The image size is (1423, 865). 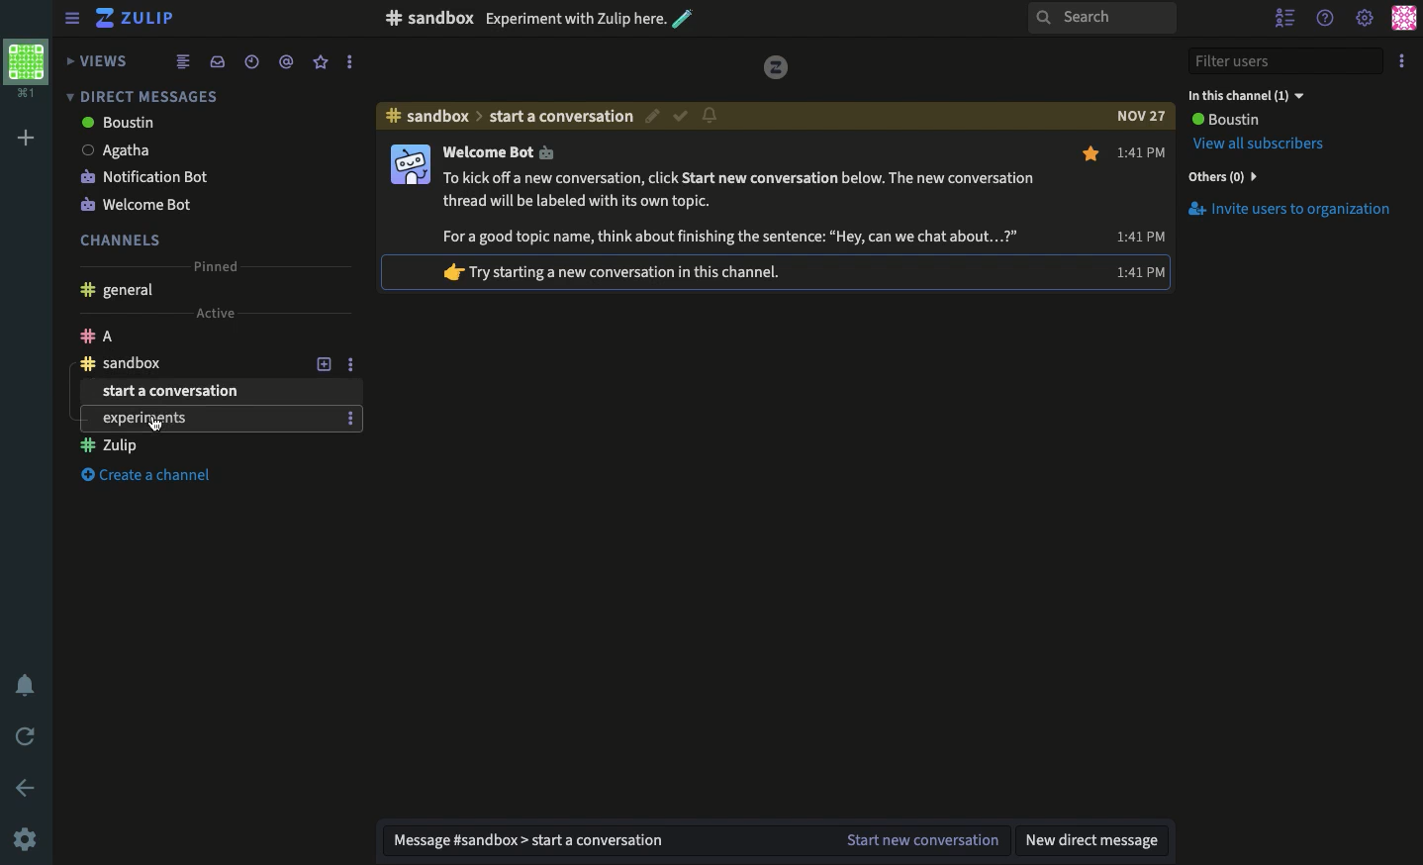 What do you see at coordinates (27, 734) in the screenshot?
I see `Refresh` at bounding box center [27, 734].